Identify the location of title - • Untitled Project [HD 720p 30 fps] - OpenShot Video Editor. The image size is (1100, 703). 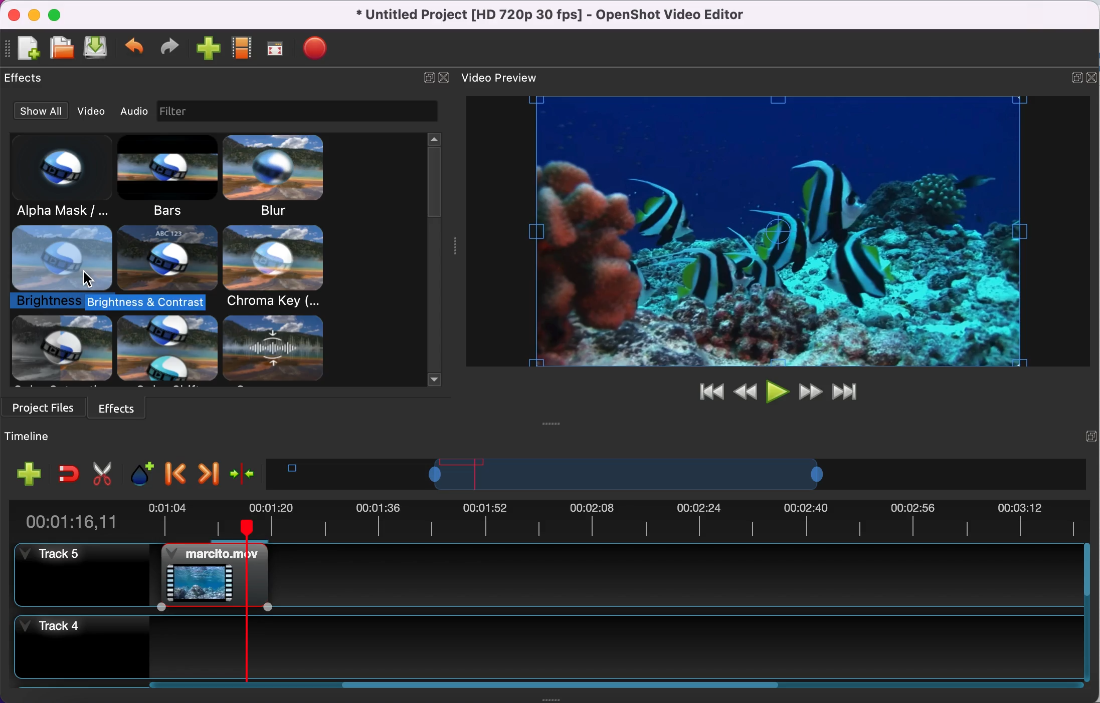
(545, 15).